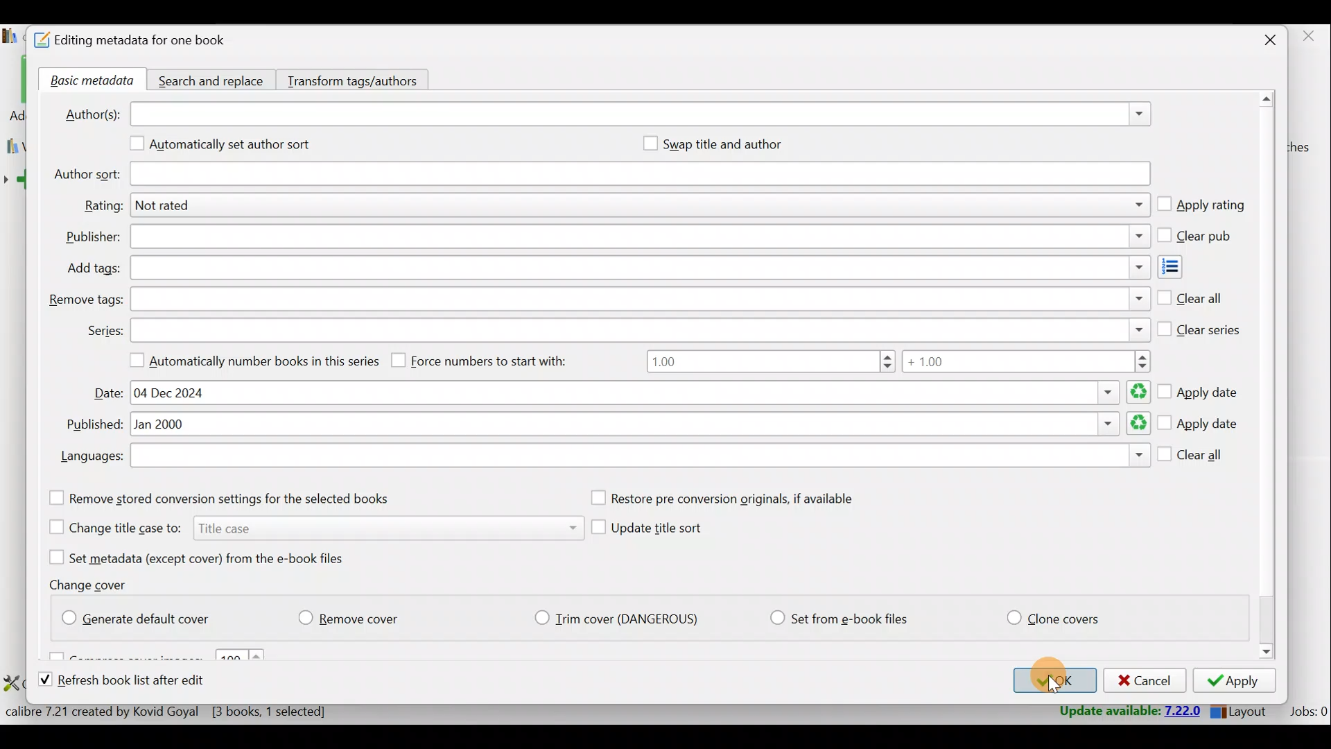 The image size is (1331, 749). I want to click on Change title case to, so click(310, 526).